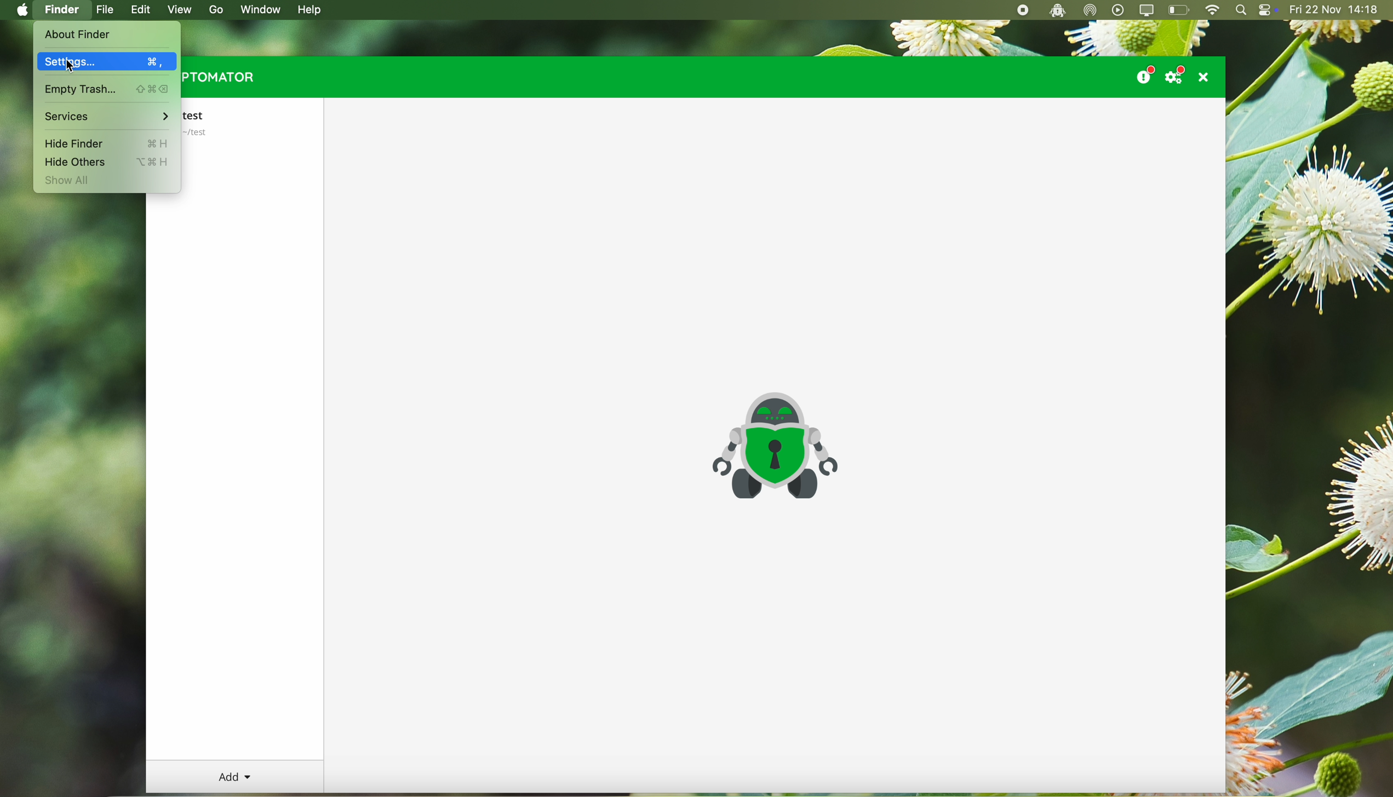  I want to click on test, so click(207, 123).